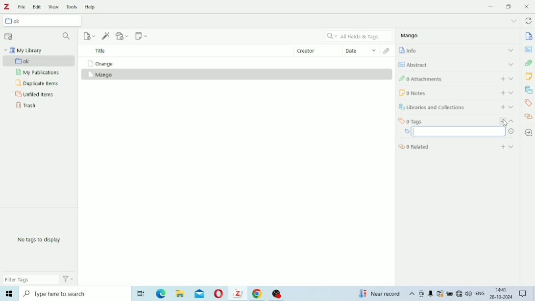 The width and height of the screenshot is (535, 301). Describe the element at coordinates (505, 123) in the screenshot. I see `Cursor` at that location.